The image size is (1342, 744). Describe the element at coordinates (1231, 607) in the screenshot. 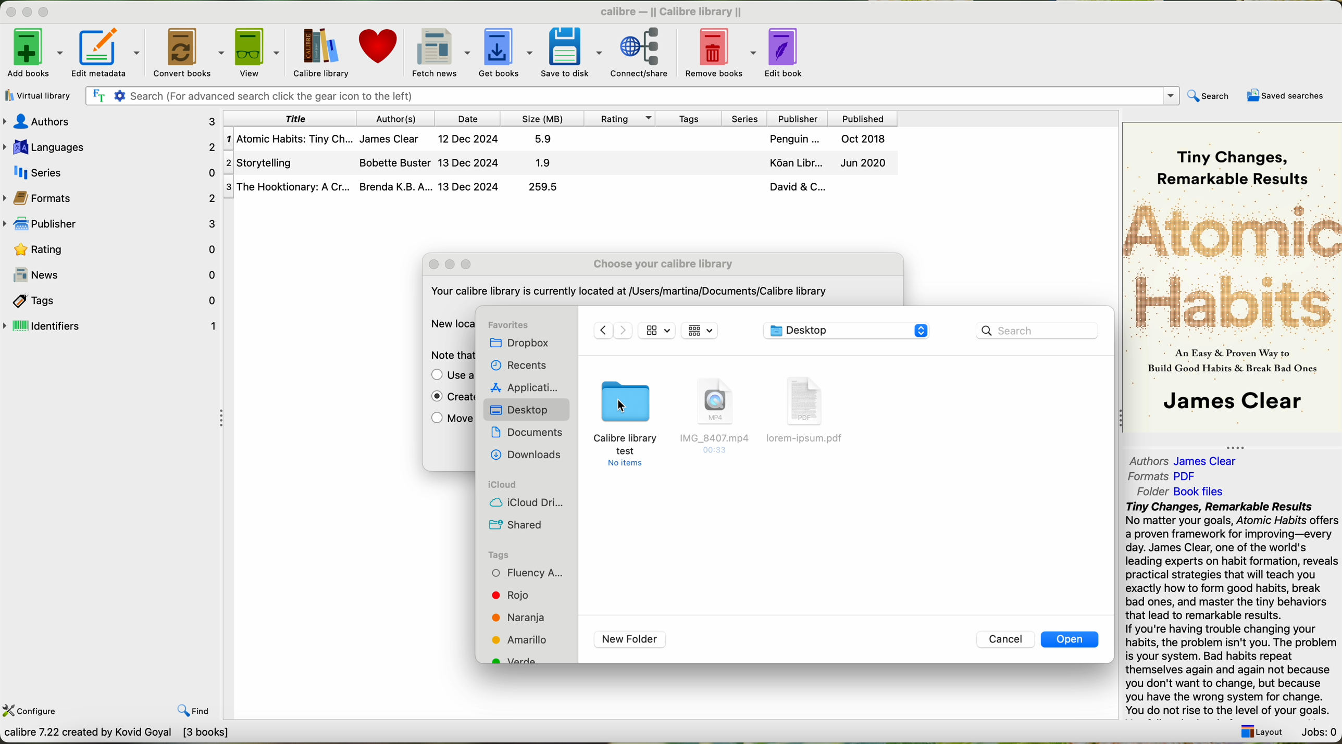

I see `Tiny Changes, Remarkable Results
No matter your goals, Atomic Habits o
a proven framework for improving—ev
day. James Clear, one of the world's
leading experts on habit formation, rex
practical strategies that will teach you
exactly how to form good habits, brea
bad ones, and master the tiny behavio
that lead to remarkable results.

If you're having trouble changing your
habits, the problem isn't you. The prok
is your system. Bad habits repeat
themselves again and again not becat
you don't want to change, but becaus
vou have the wrona svstem for chanas` at that location.